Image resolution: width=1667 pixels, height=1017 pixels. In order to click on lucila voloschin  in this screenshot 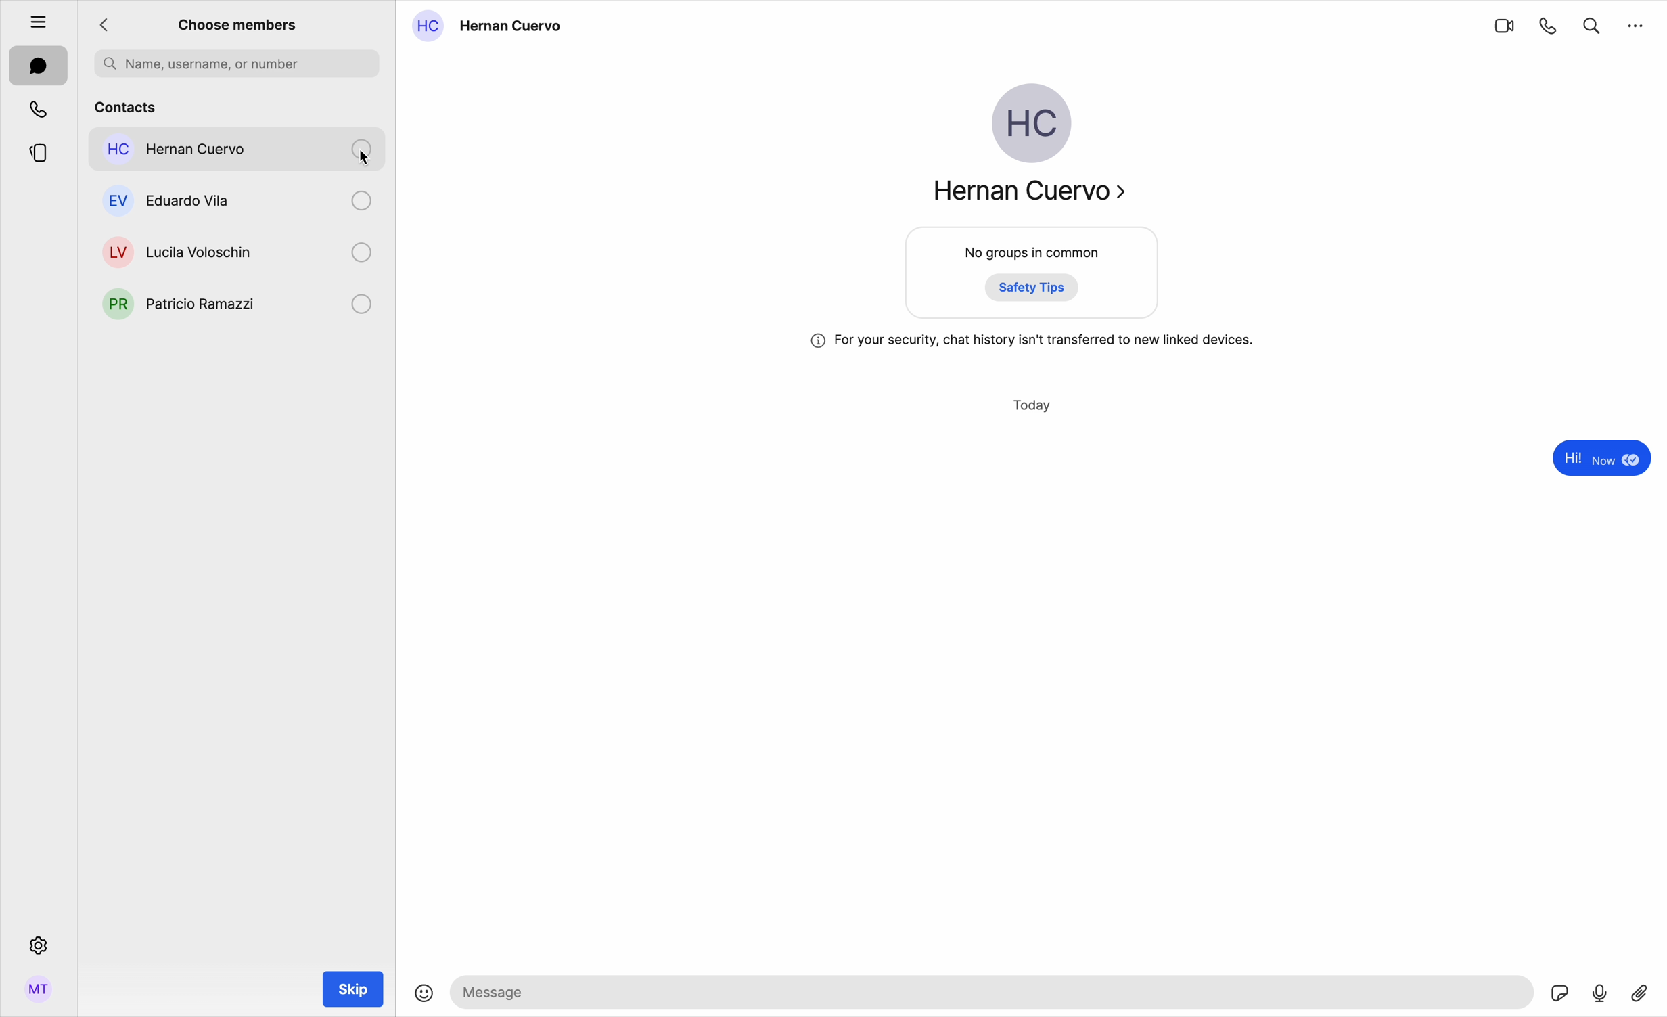, I will do `click(175, 249)`.